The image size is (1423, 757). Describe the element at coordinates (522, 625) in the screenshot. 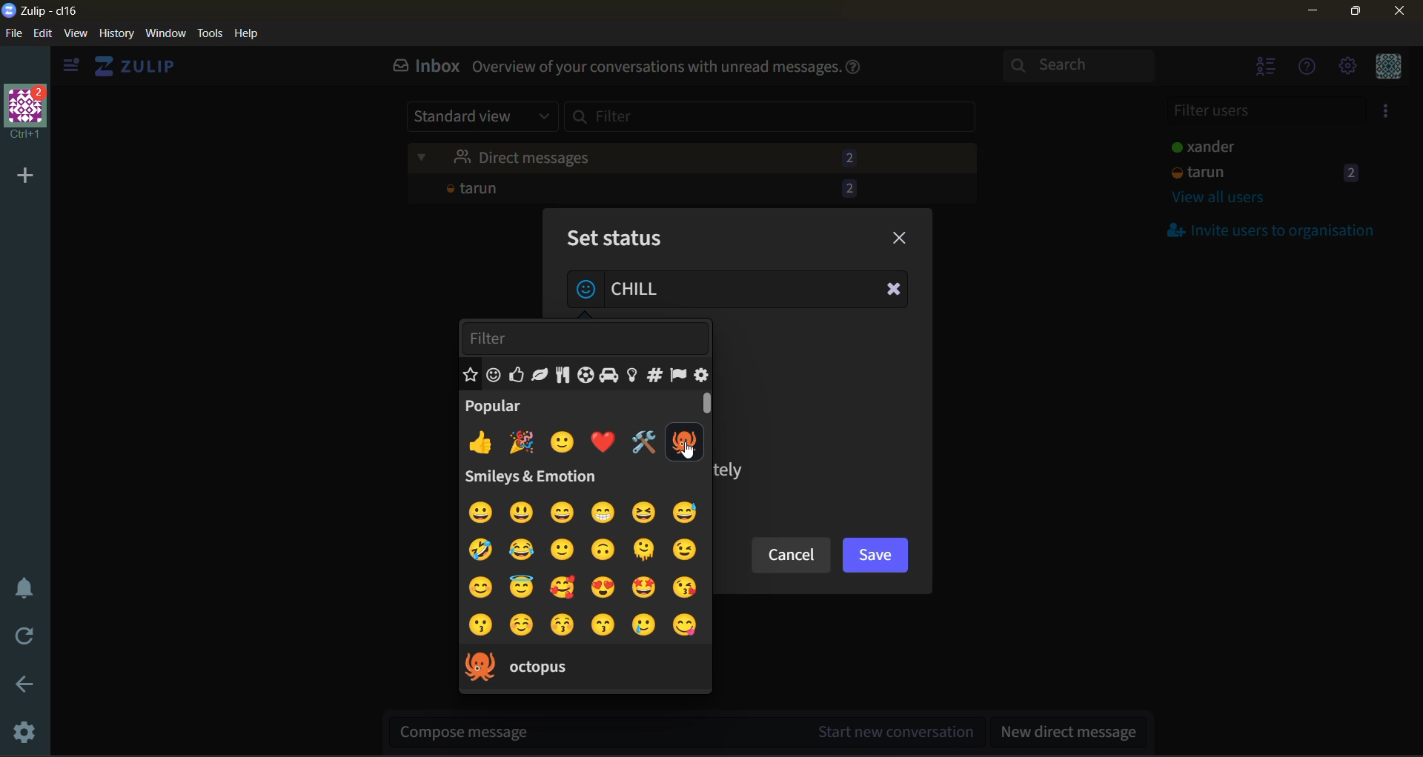

I see `emoji` at that location.